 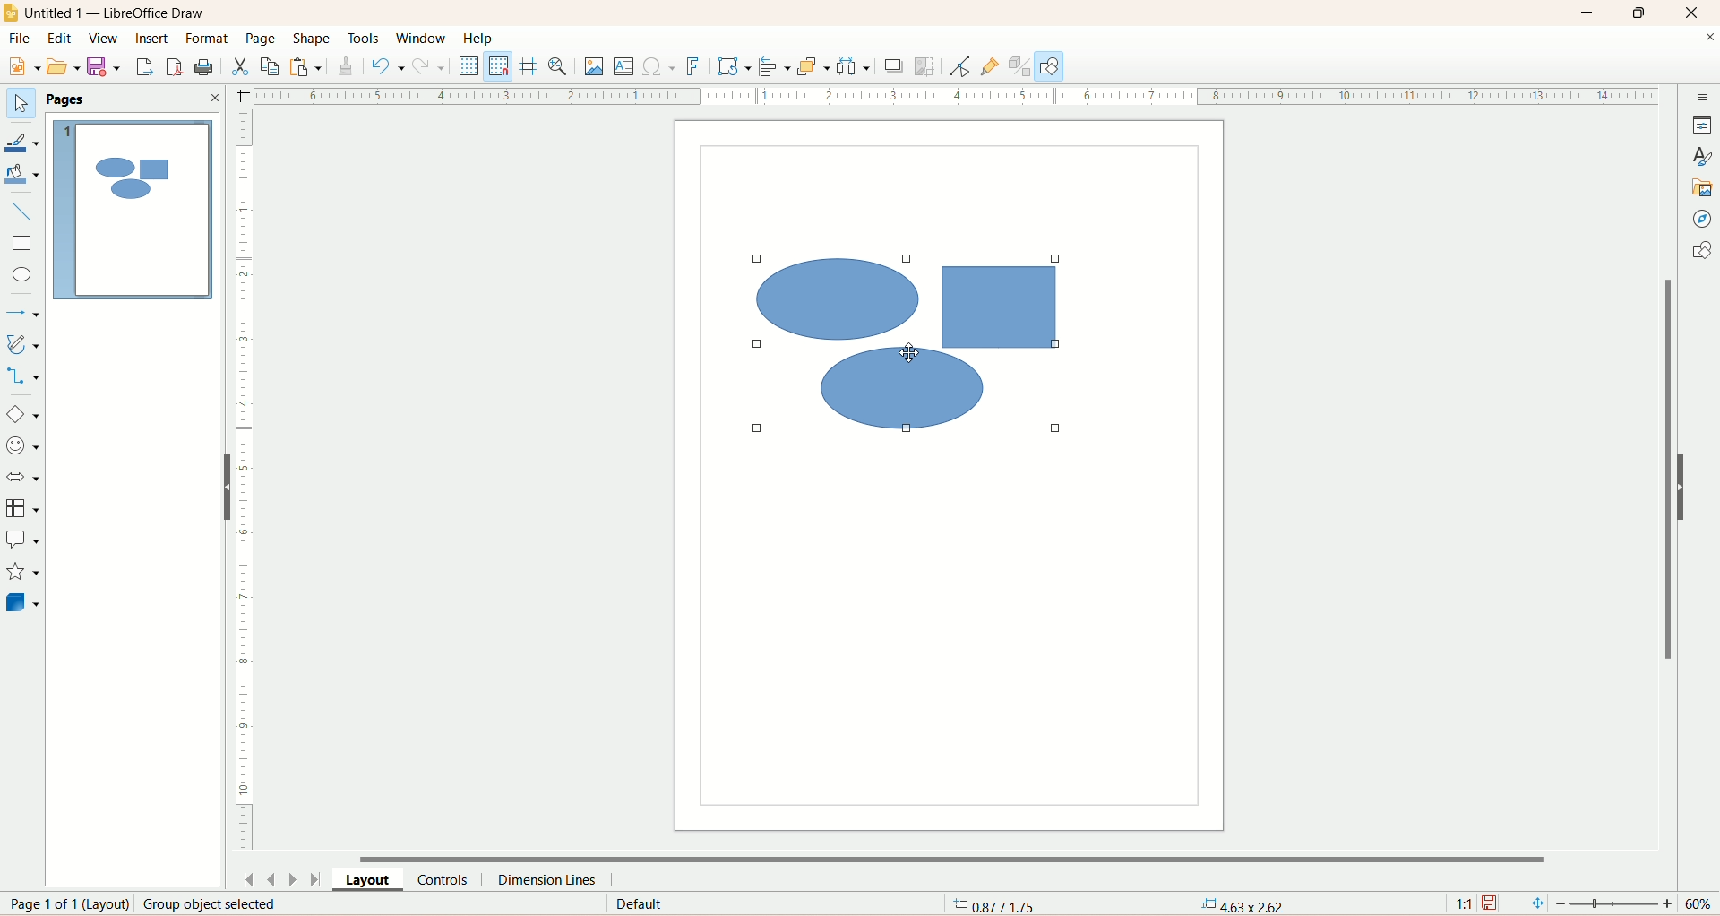 What do you see at coordinates (11, 13) in the screenshot?
I see `logo` at bounding box center [11, 13].